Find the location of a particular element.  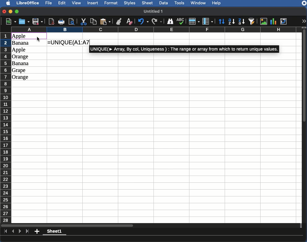

Column is located at coordinates (208, 21).